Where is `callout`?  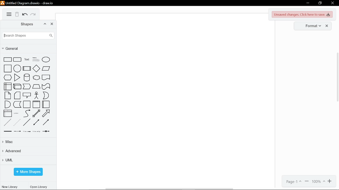
callout is located at coordinates (27, 96).